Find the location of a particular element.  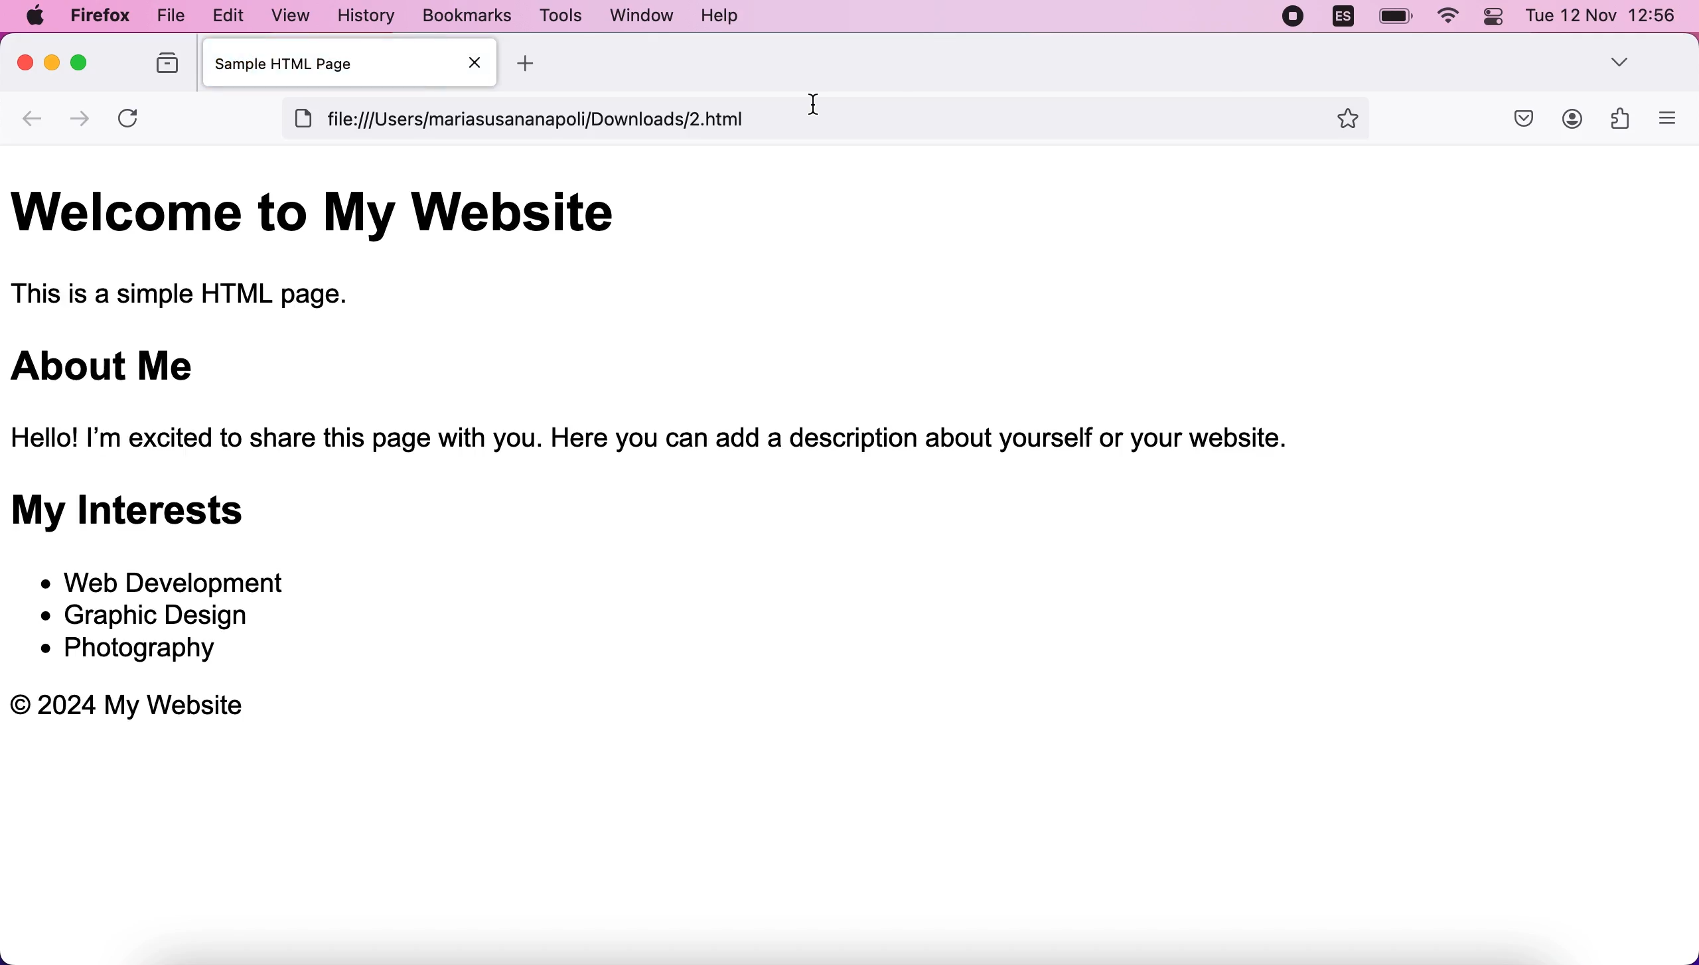

open application is located at coordinates (1674, 118).